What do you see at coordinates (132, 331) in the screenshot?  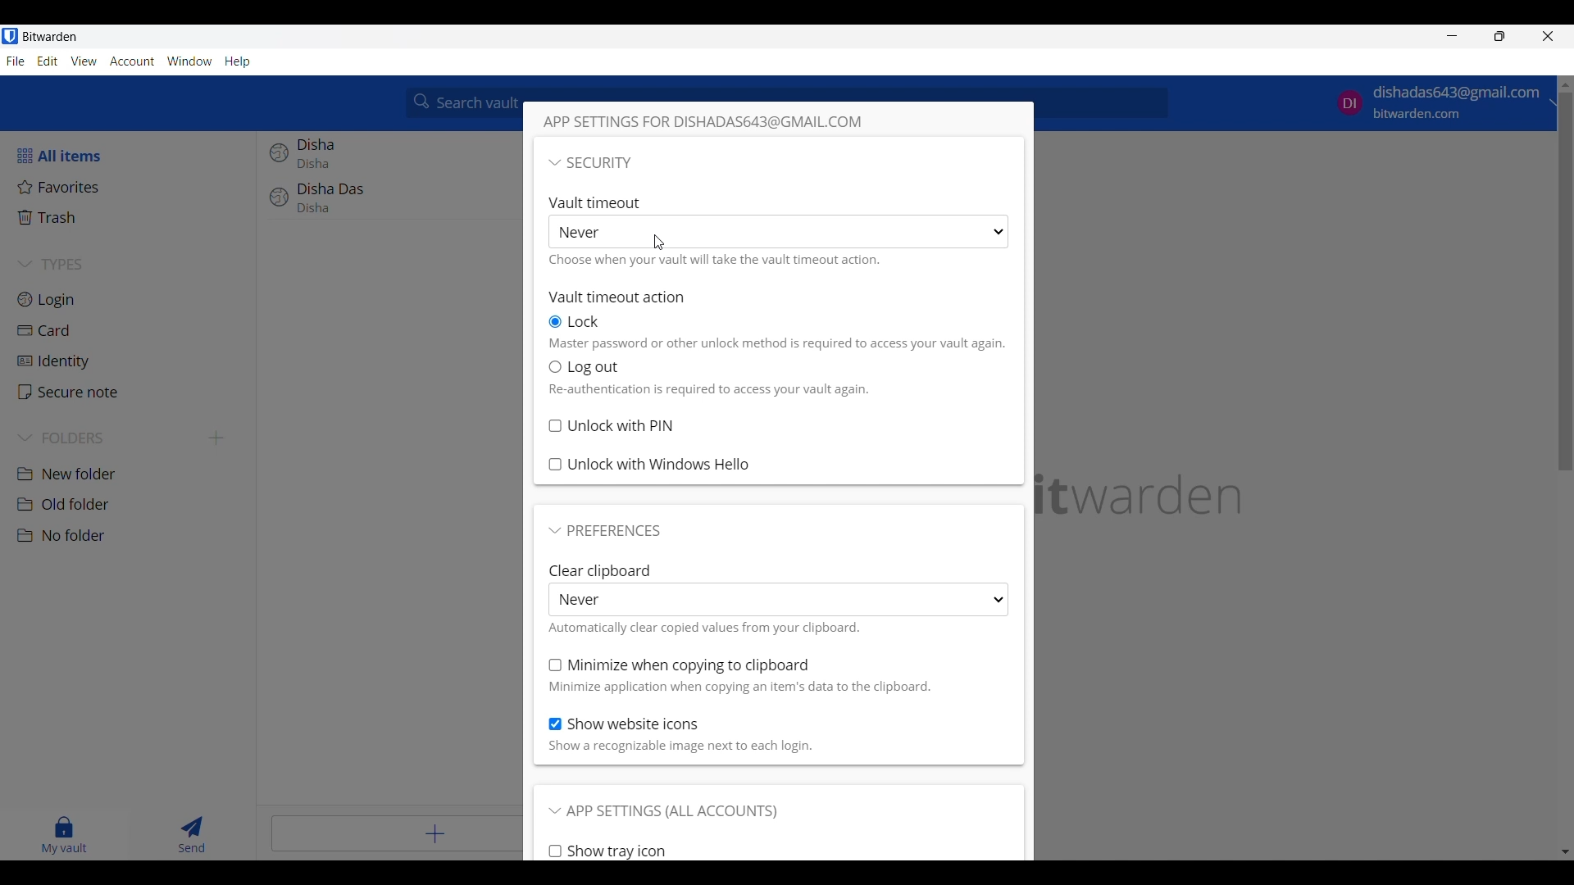 I see `Card` at bounding box center [132, 331].